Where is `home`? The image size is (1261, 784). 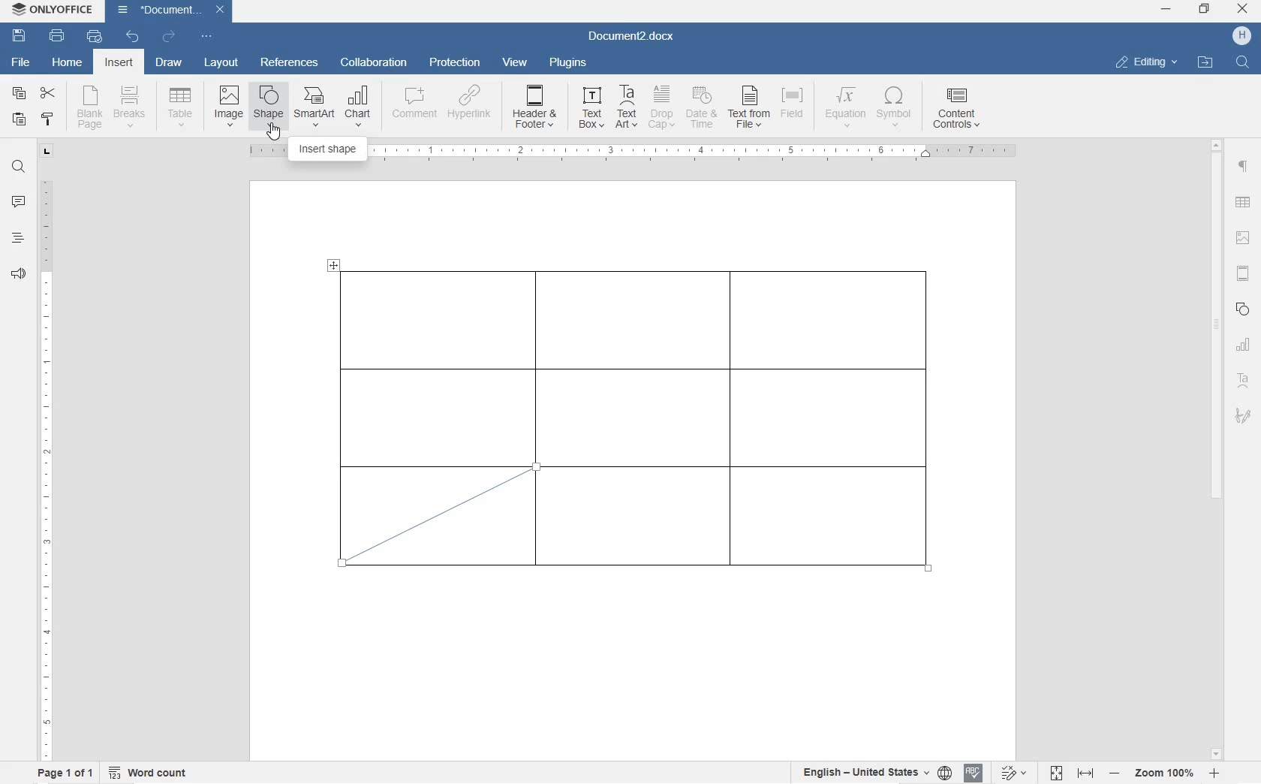 home is located at coordinates (68, 63).